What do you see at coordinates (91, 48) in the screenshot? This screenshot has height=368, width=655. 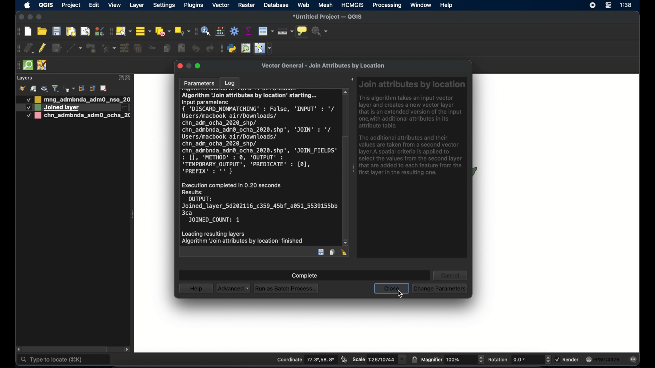 I see `add polygon feature` at bounding box center [91, 48].